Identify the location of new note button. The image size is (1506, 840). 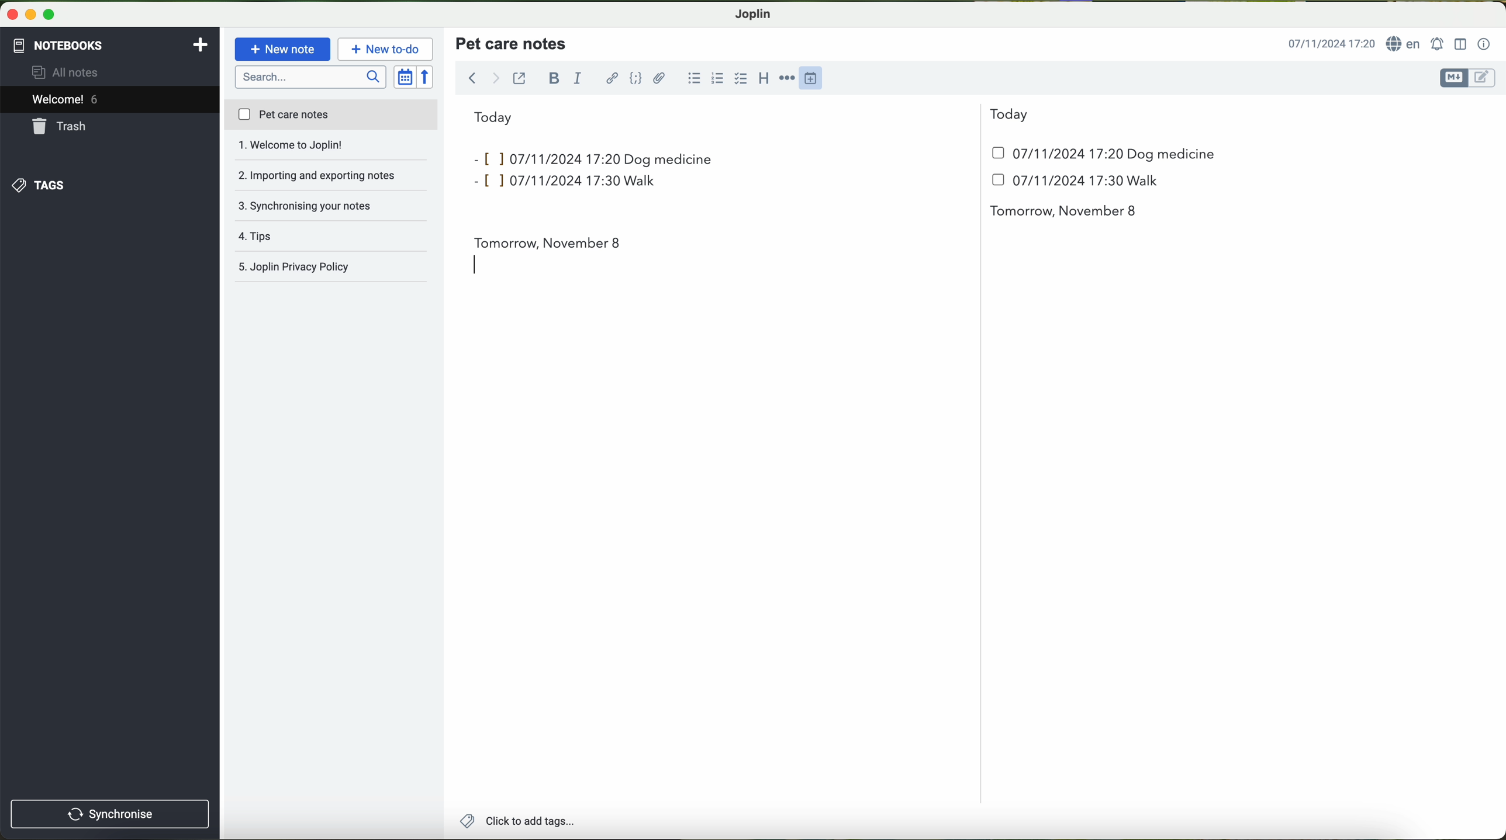
(283, 49).